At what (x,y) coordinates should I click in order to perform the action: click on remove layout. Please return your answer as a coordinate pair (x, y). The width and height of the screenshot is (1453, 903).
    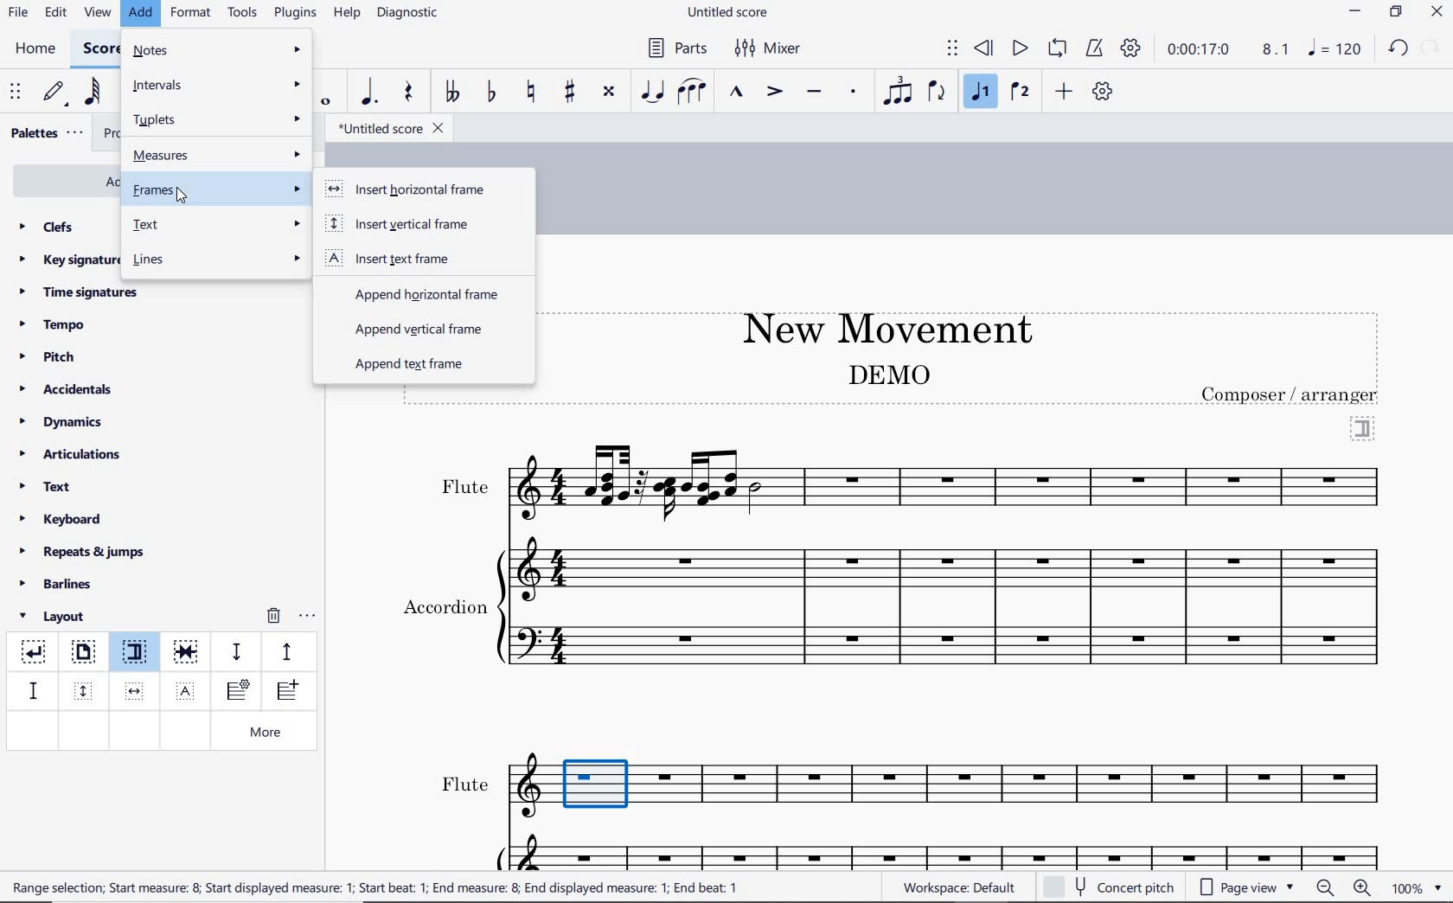
    Looking at the image, I should click on (273, 618).